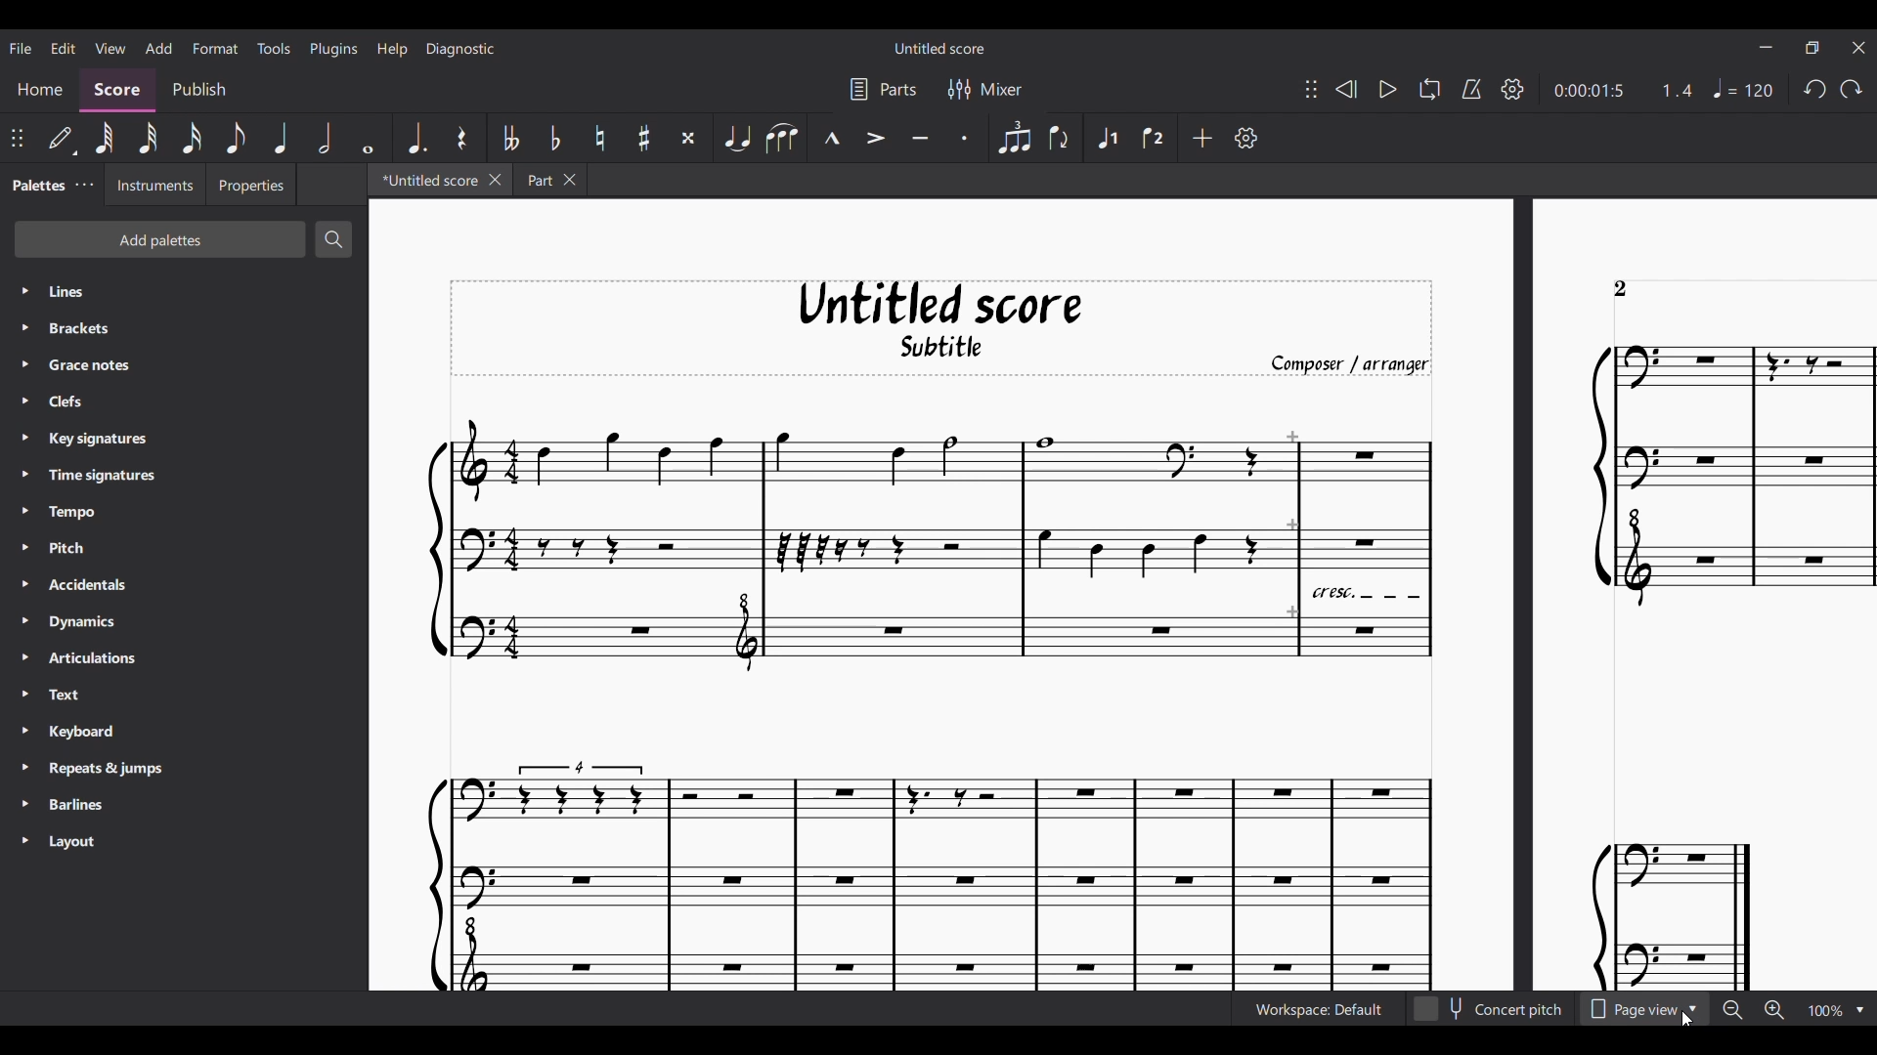 The image size is (1877, 1055). Describe the element at coordinates (199, 90) in the screenshot. I see `Publish section` at that location.